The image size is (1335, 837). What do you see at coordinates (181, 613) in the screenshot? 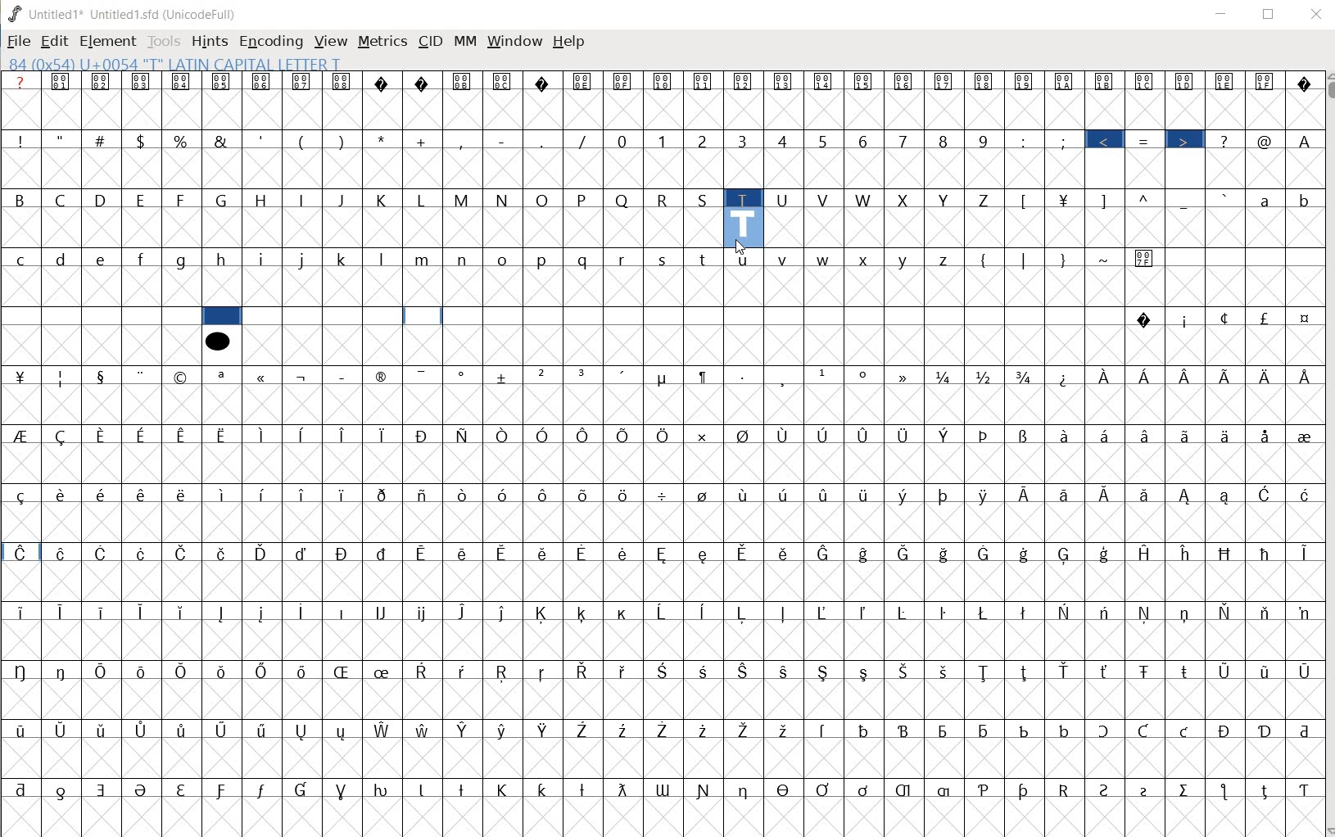
I see `Symbol` at bounding box center [181, 613].